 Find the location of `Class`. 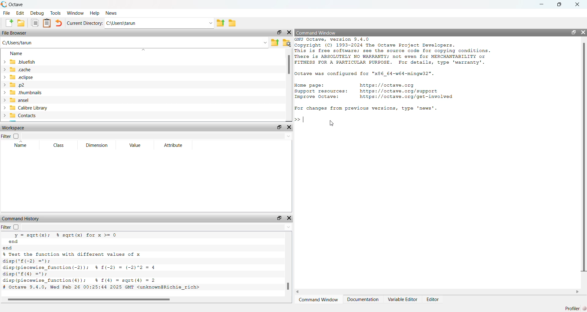

Class is located at coordinates (59, 145).